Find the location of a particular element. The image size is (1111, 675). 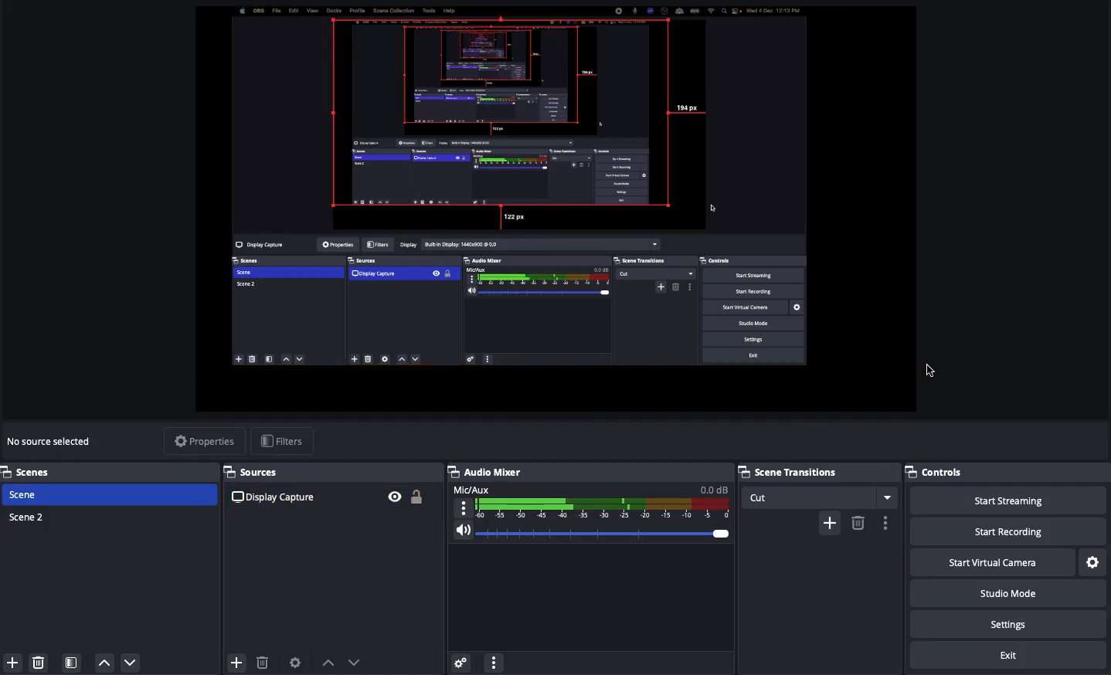

Move down is located at coordinates (130, 662).